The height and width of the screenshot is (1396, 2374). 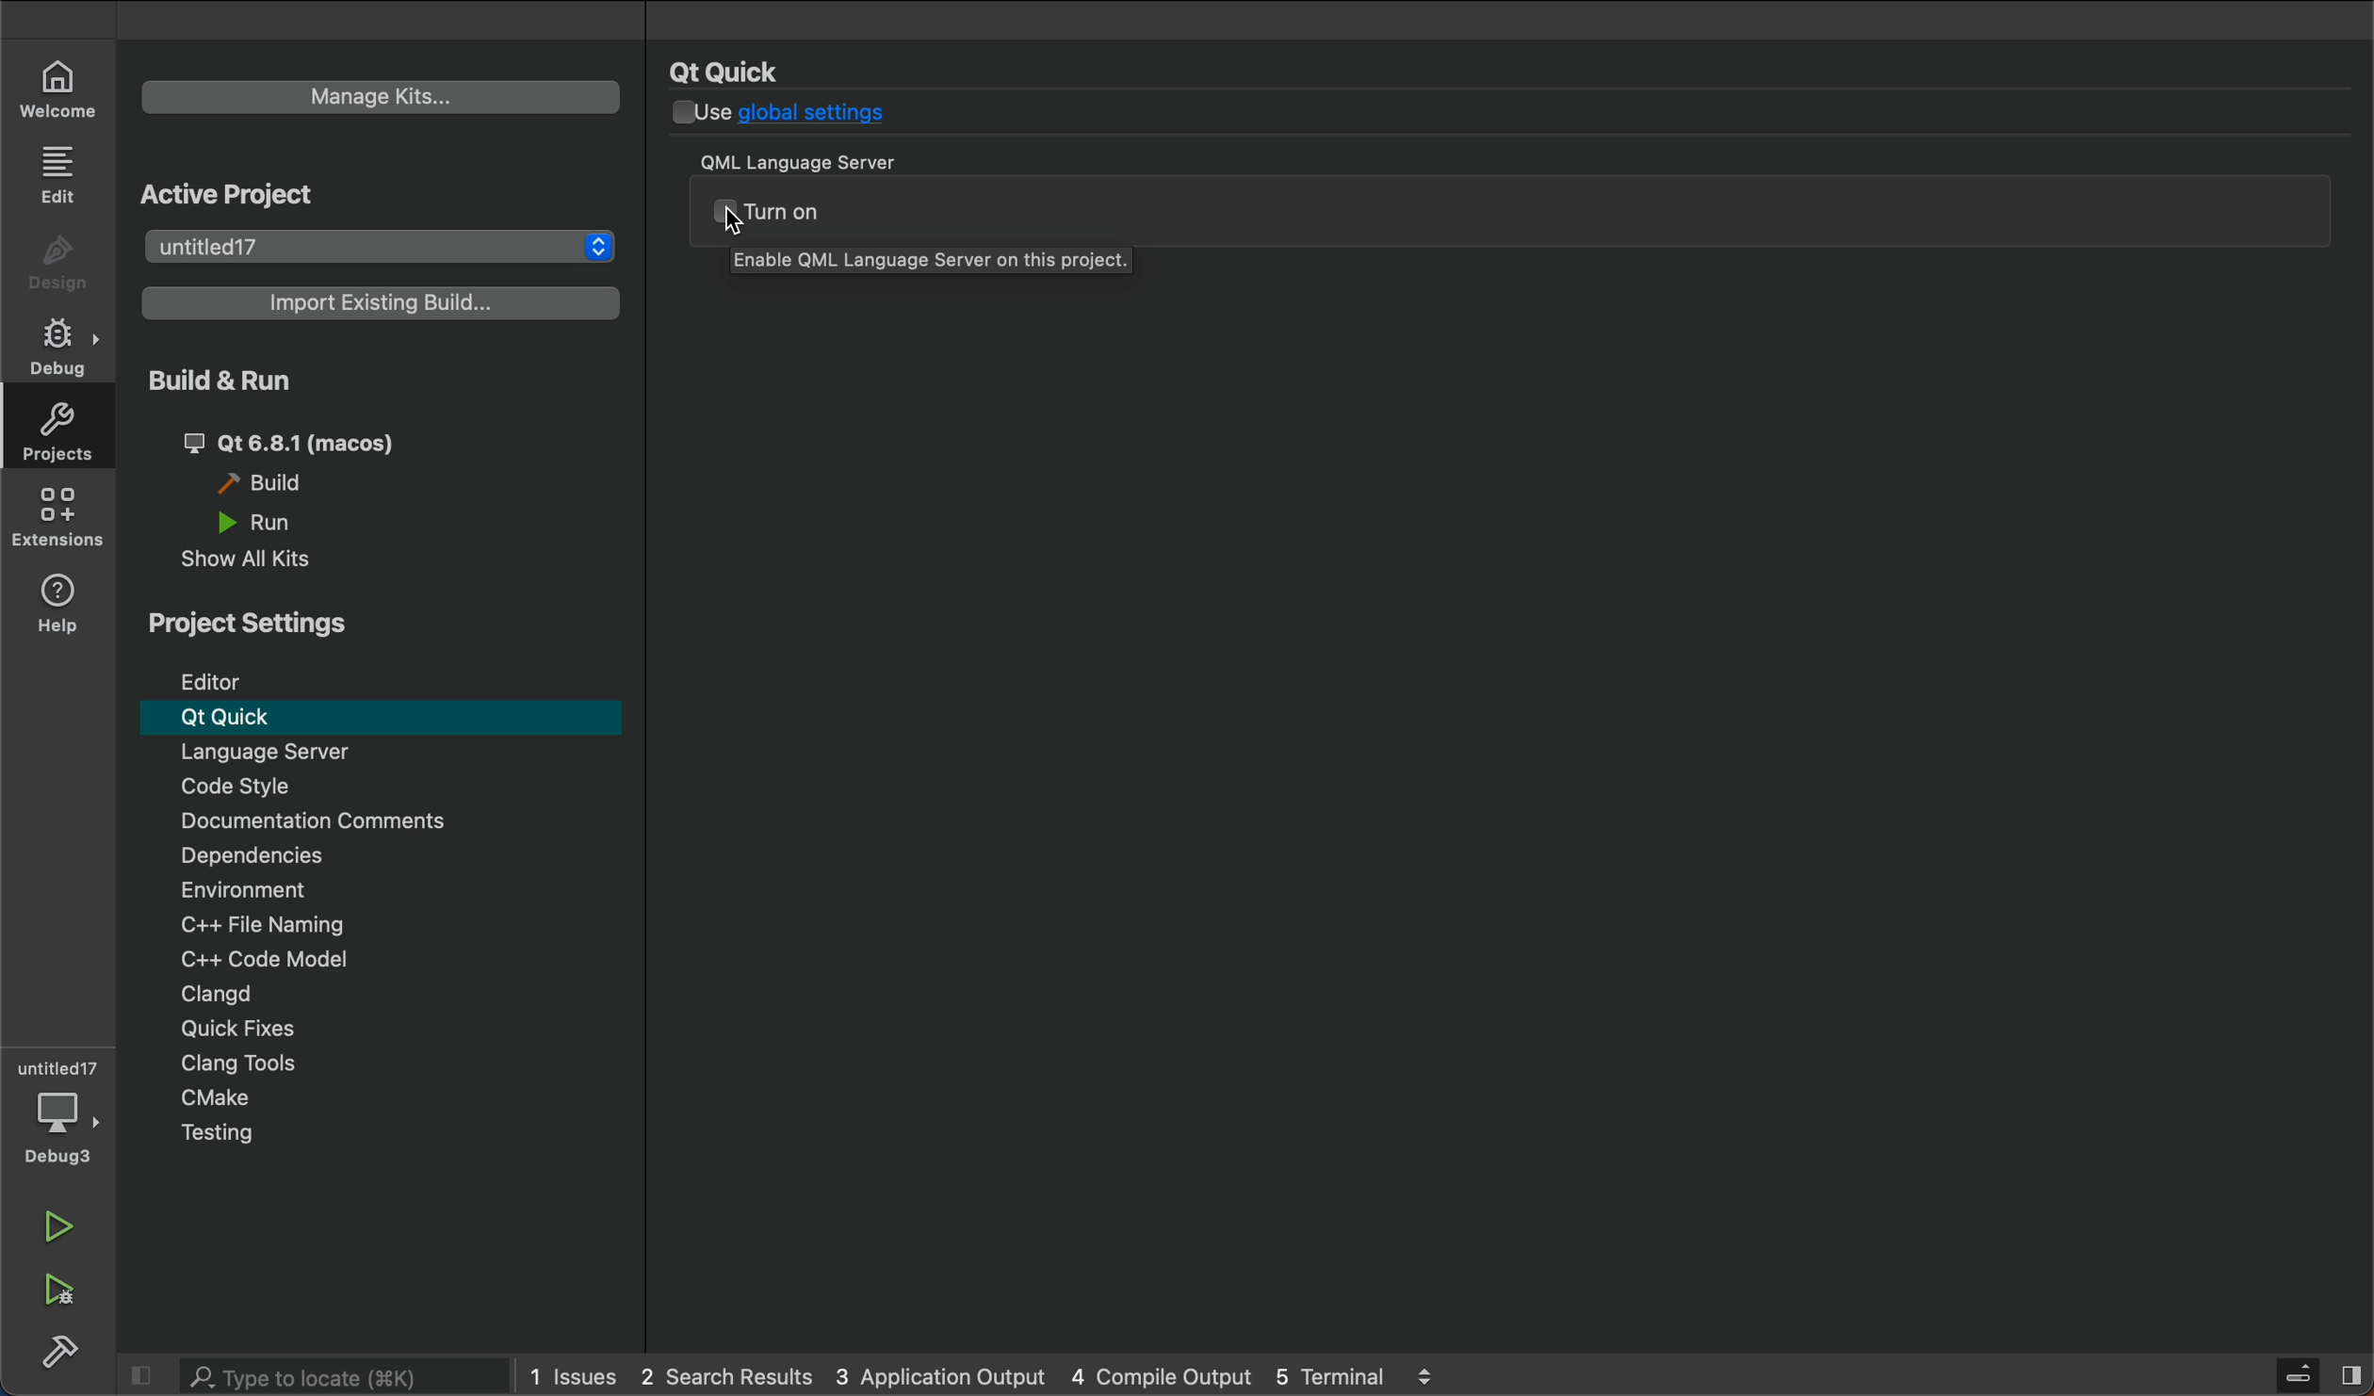 What do you see at coordinates (577, 1382) in the screenshot?
I see `issues` at bounding box center [577, 1382].